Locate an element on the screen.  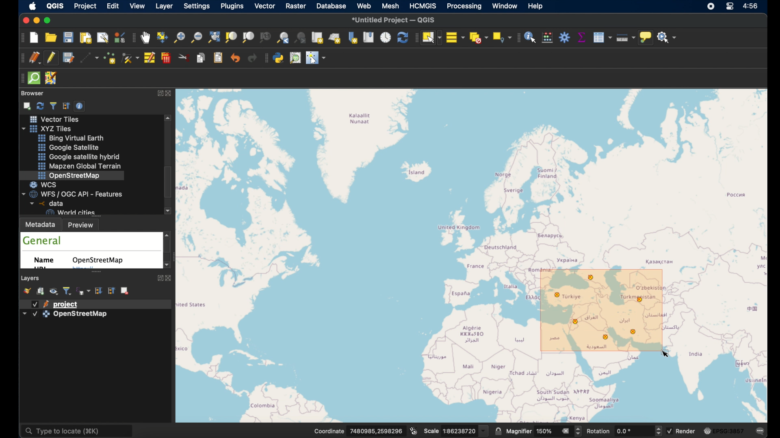
vector is located at coordinates (265, 6).